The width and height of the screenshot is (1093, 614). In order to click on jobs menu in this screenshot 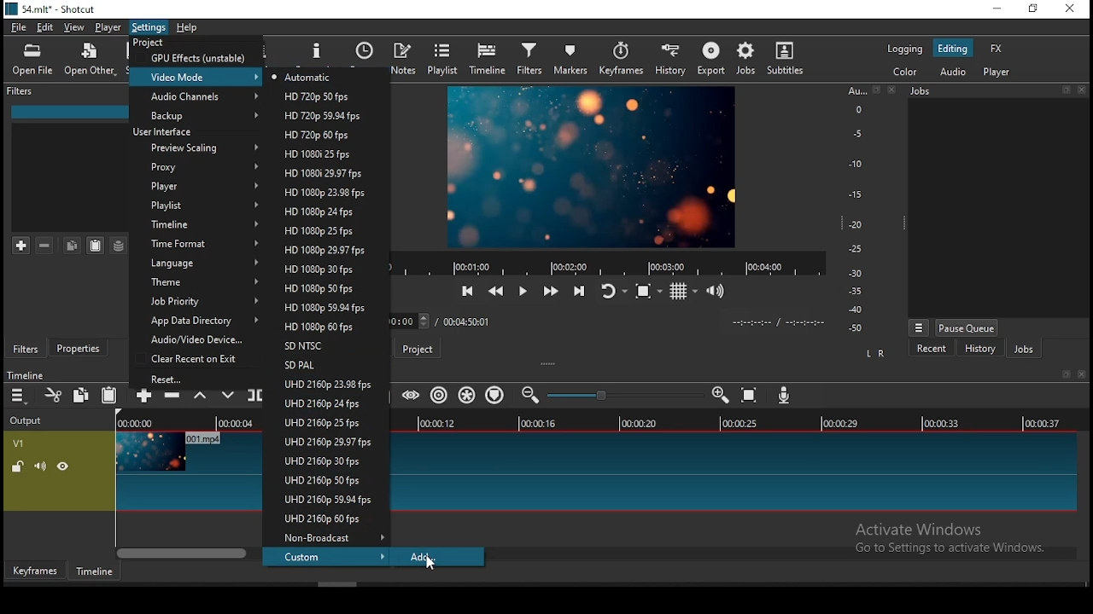, I will do `click(920, 329)`.